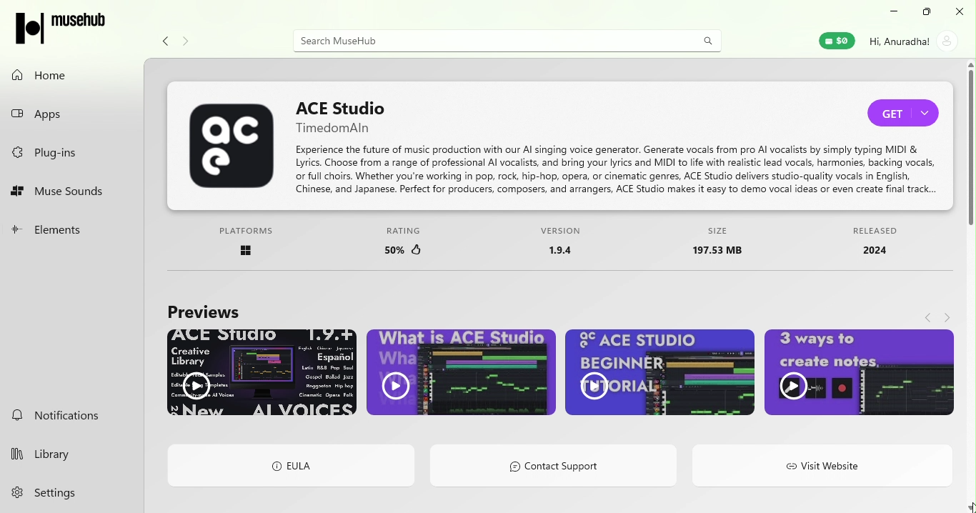  What do you see at coordinates (834, 40) in the screenshot?
I see `muse wallet` at bounding box center [834, 40].